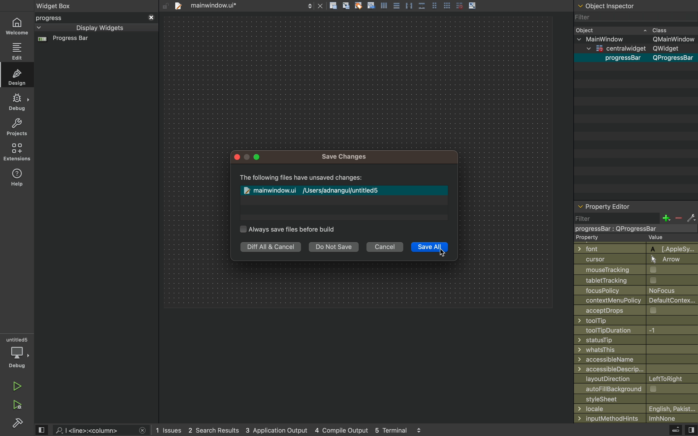 The height and width of the screenshot is (436, 698). What do you see at coordinates (636, 399) in the screenshot?
I see `stylesheet` at bounding box center [636, 399].